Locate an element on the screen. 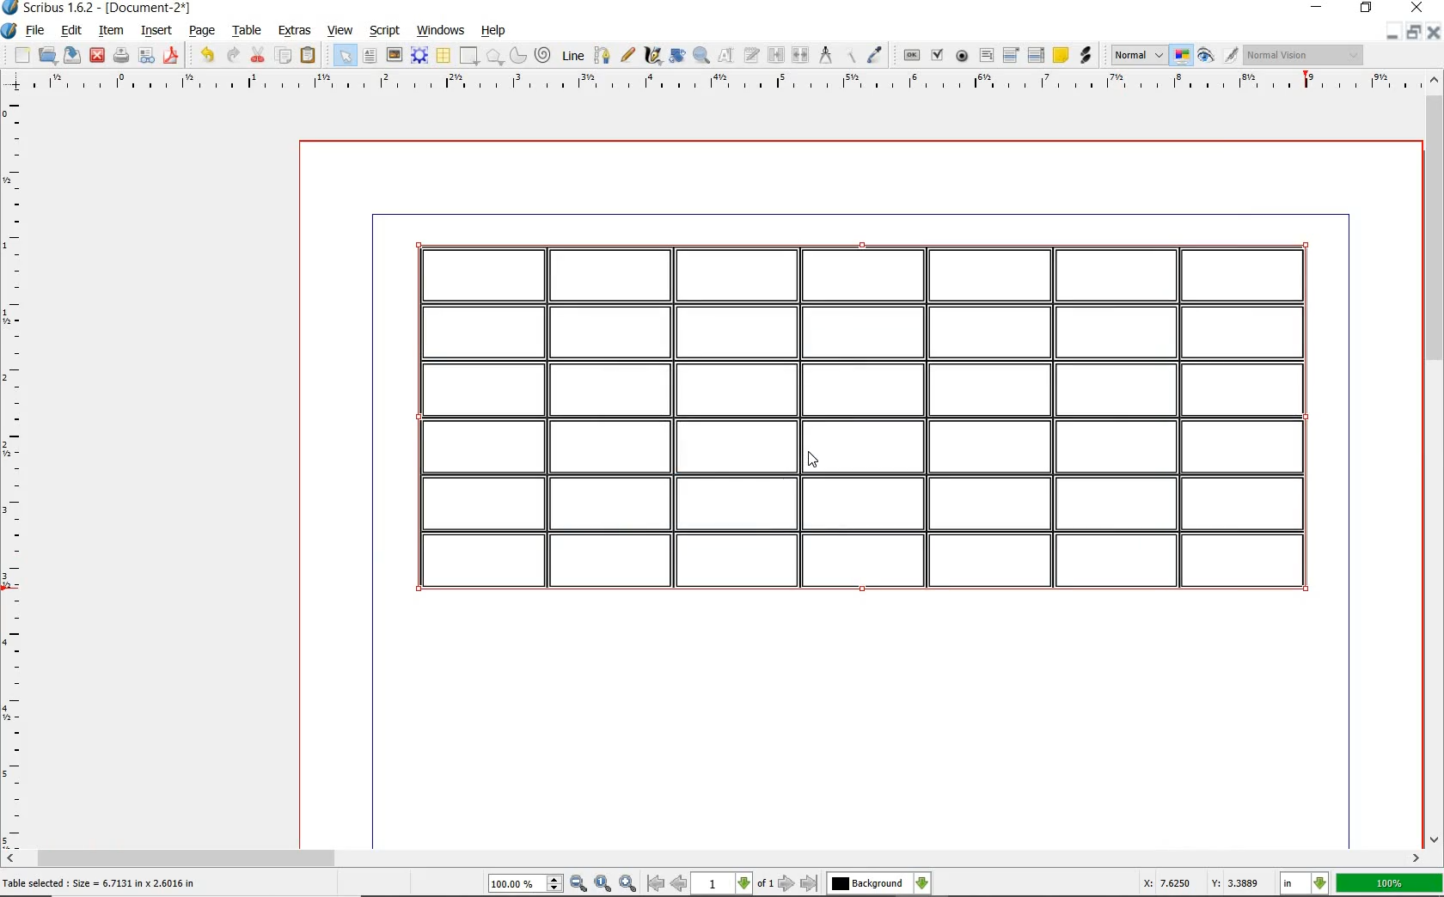 The width and height of the screenshot is (1444, 897). paste is located at coordinates (309, 57).